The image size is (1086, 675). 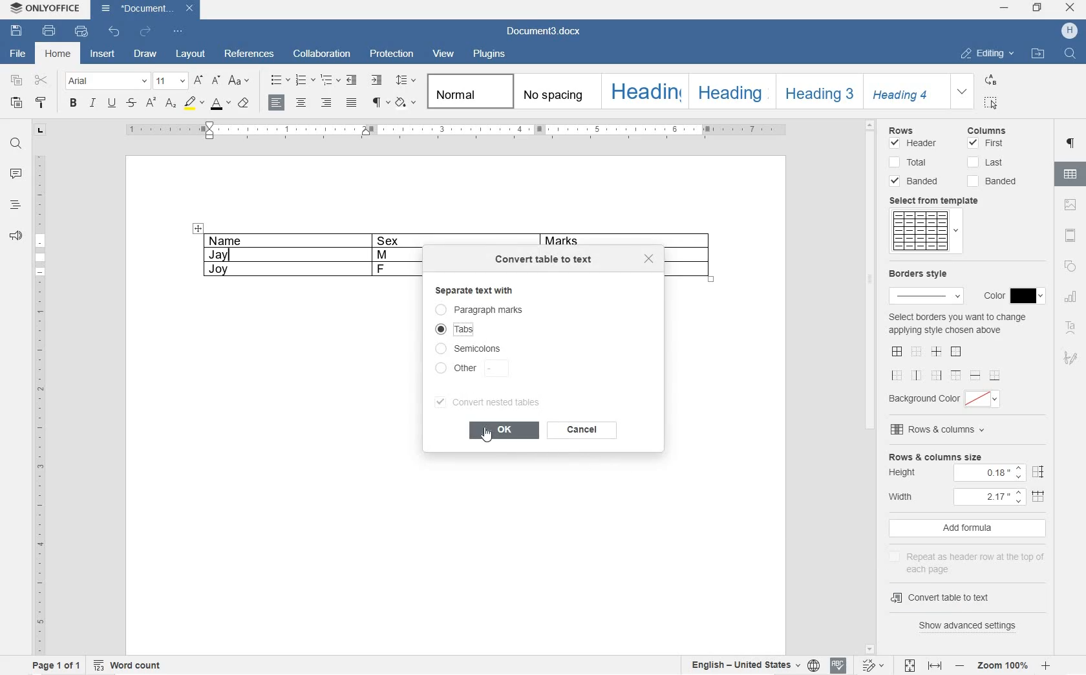 What do you see at coordinates (495, 291) in the screenshot?
I see `separate text with` at bounding box center [495, 291].